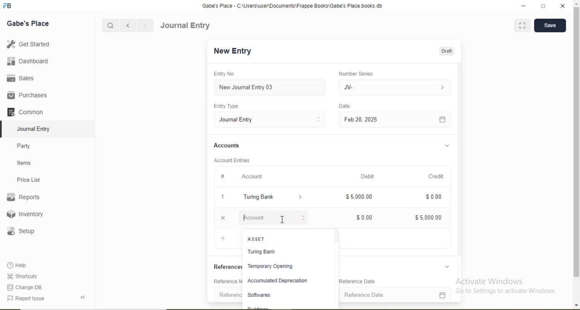 The height and width of the screenshot is (310, 580). I want to click on Accounts, so click(228, 145).